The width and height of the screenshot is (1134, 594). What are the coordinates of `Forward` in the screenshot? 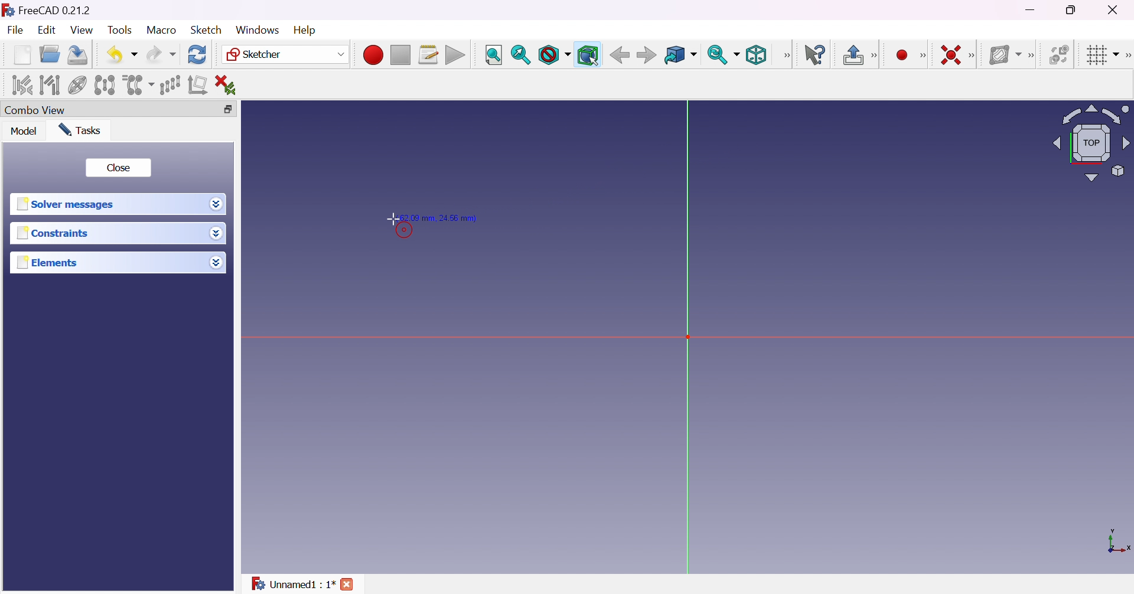 It's located at (646, 56).